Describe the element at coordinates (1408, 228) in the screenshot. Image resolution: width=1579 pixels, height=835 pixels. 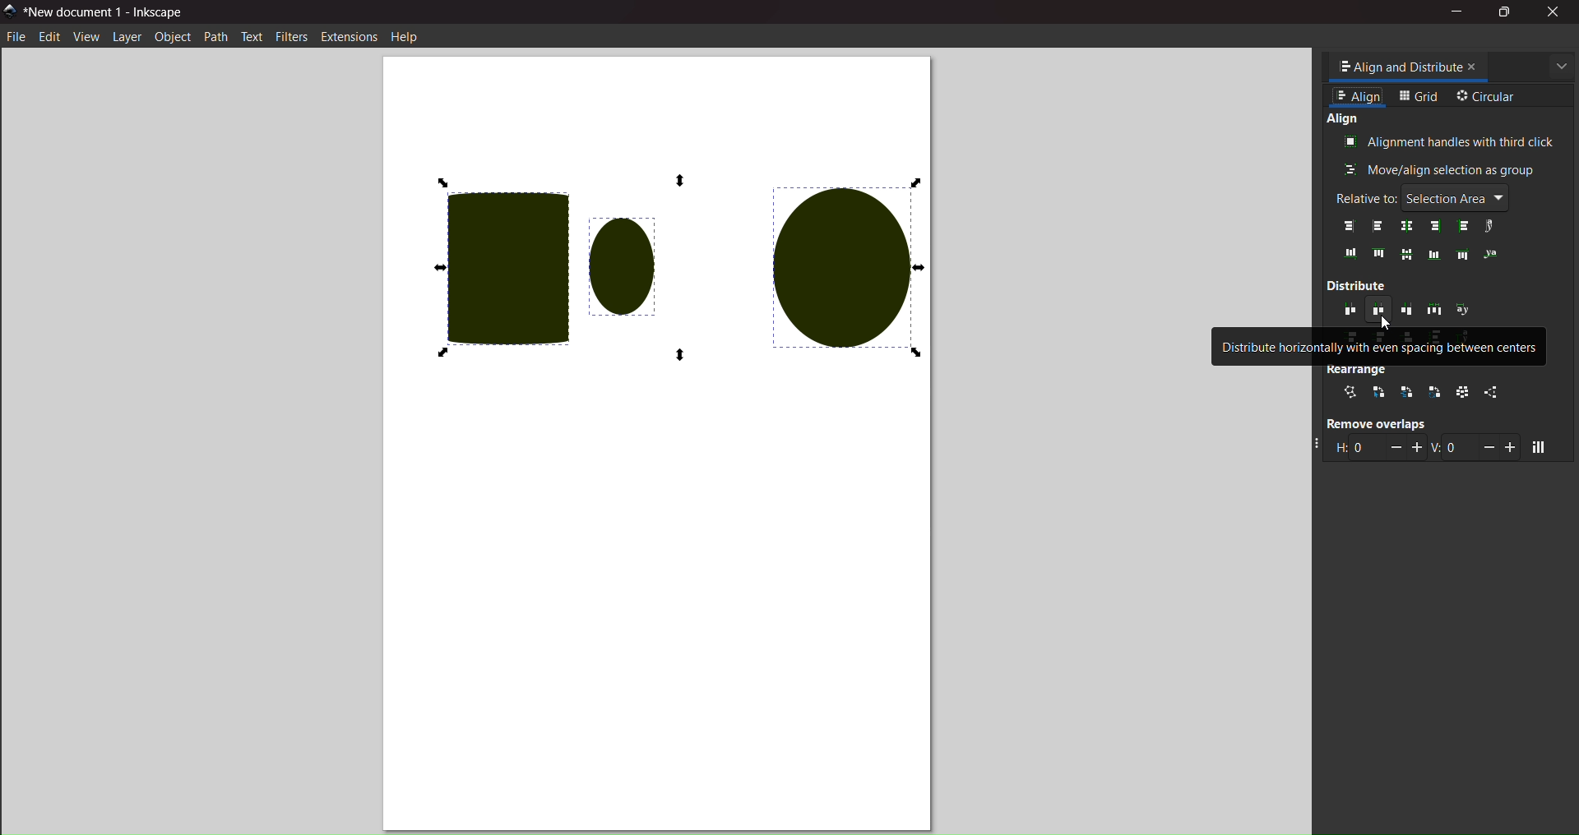
I see `center` at that location.